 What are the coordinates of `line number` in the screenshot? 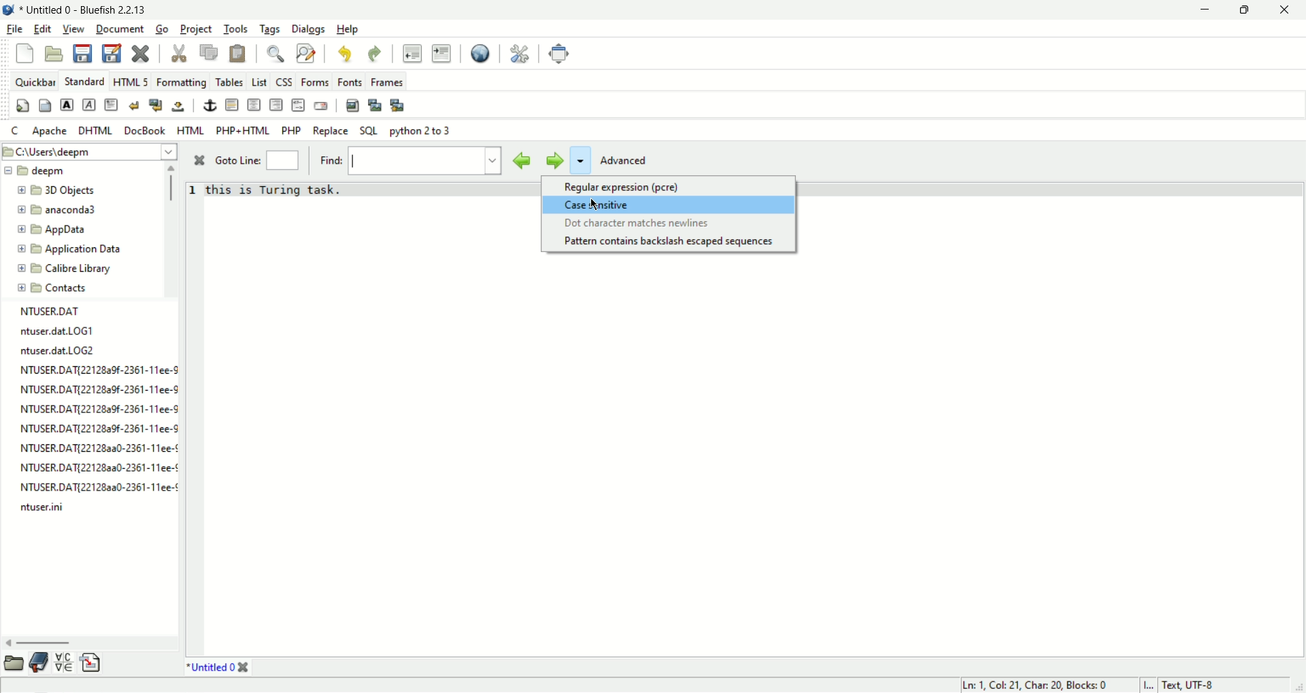 It's located at (195, 194).